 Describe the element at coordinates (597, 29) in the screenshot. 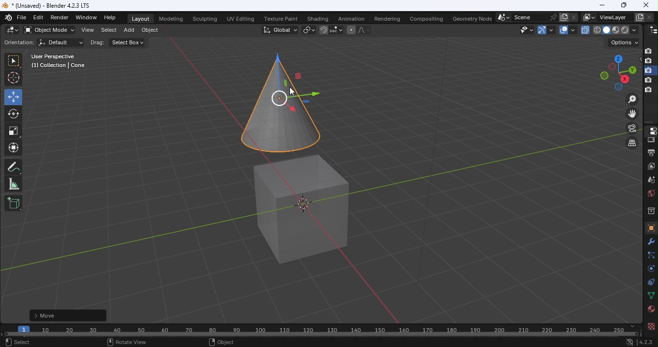

I see `viewpoint shader: wireframe` at that location.